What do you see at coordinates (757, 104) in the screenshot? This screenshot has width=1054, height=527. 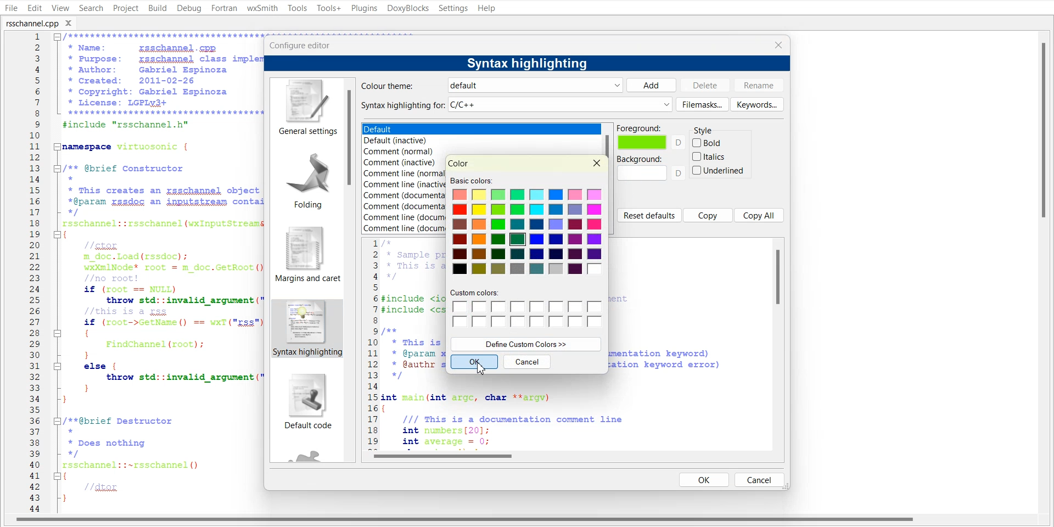 I see `Keywords` at bounding box center [757, 104].